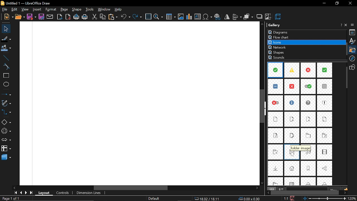 The width and height of the screenshot is (357, 201). Describe the element at coordinates (31, 17) in the screenshot. I see `save` at that location.